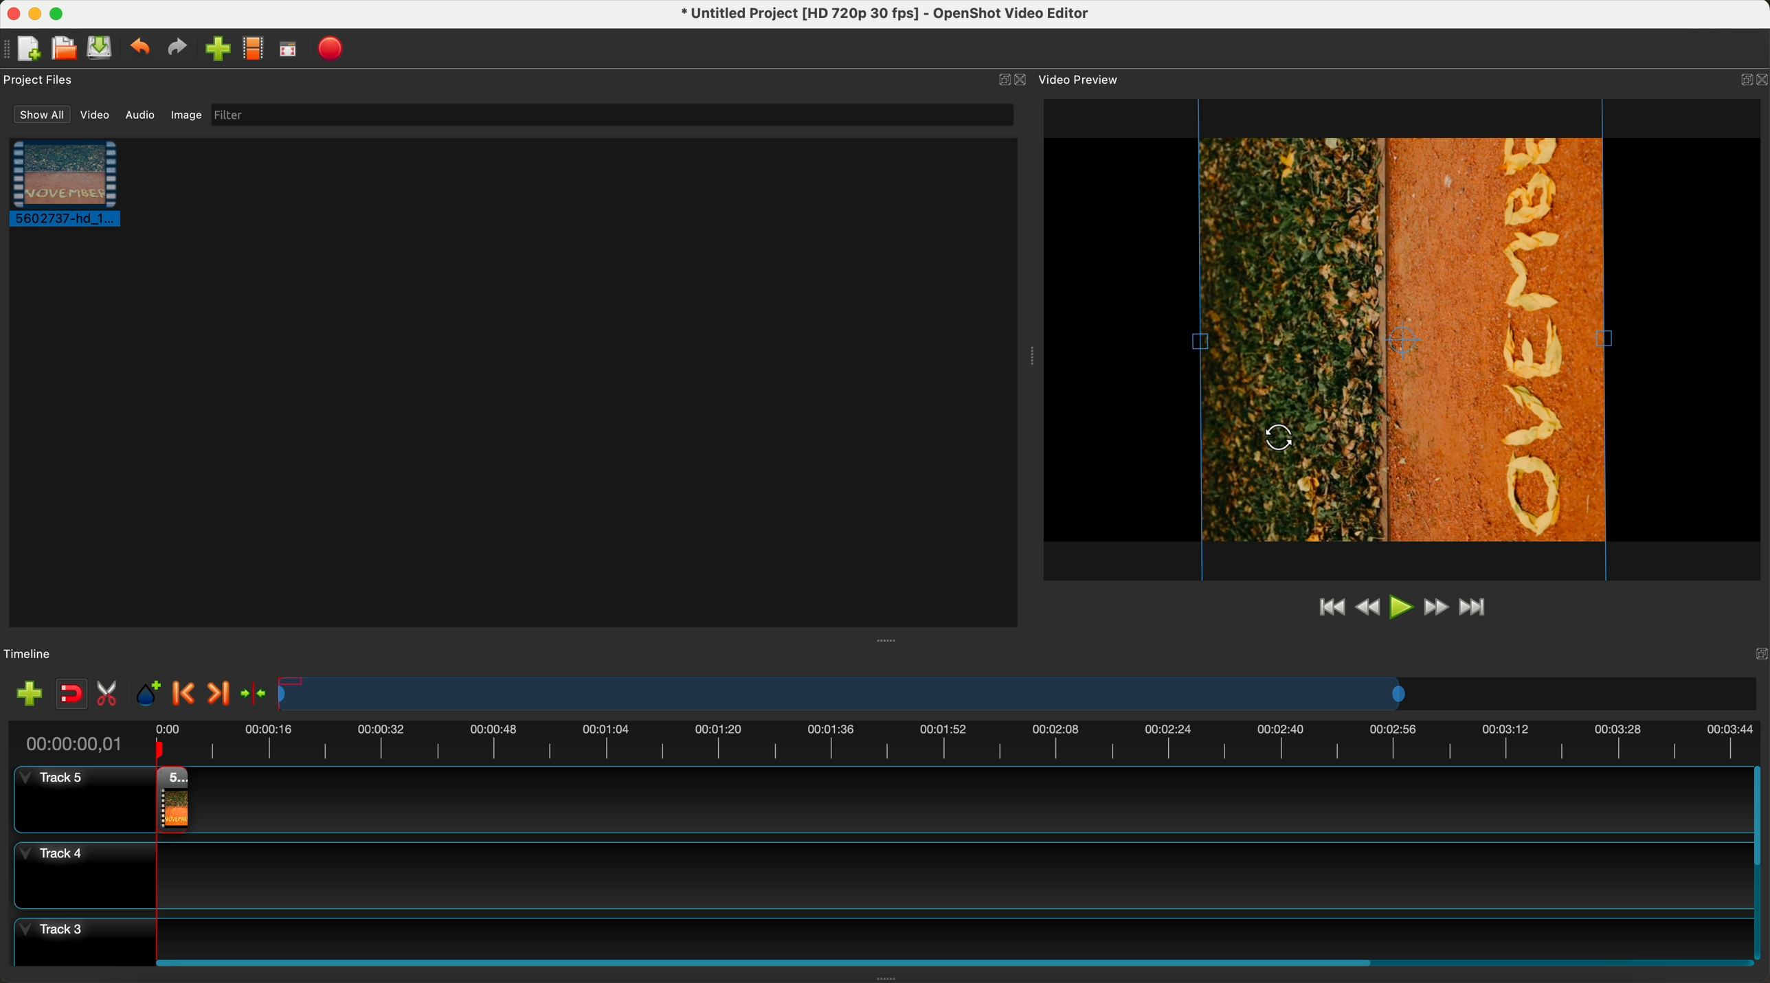 The width and height of the screenshot is (1770, 983). Describe the element at coordinates (332, 49) in the screenshot. I see `export video` at that location.